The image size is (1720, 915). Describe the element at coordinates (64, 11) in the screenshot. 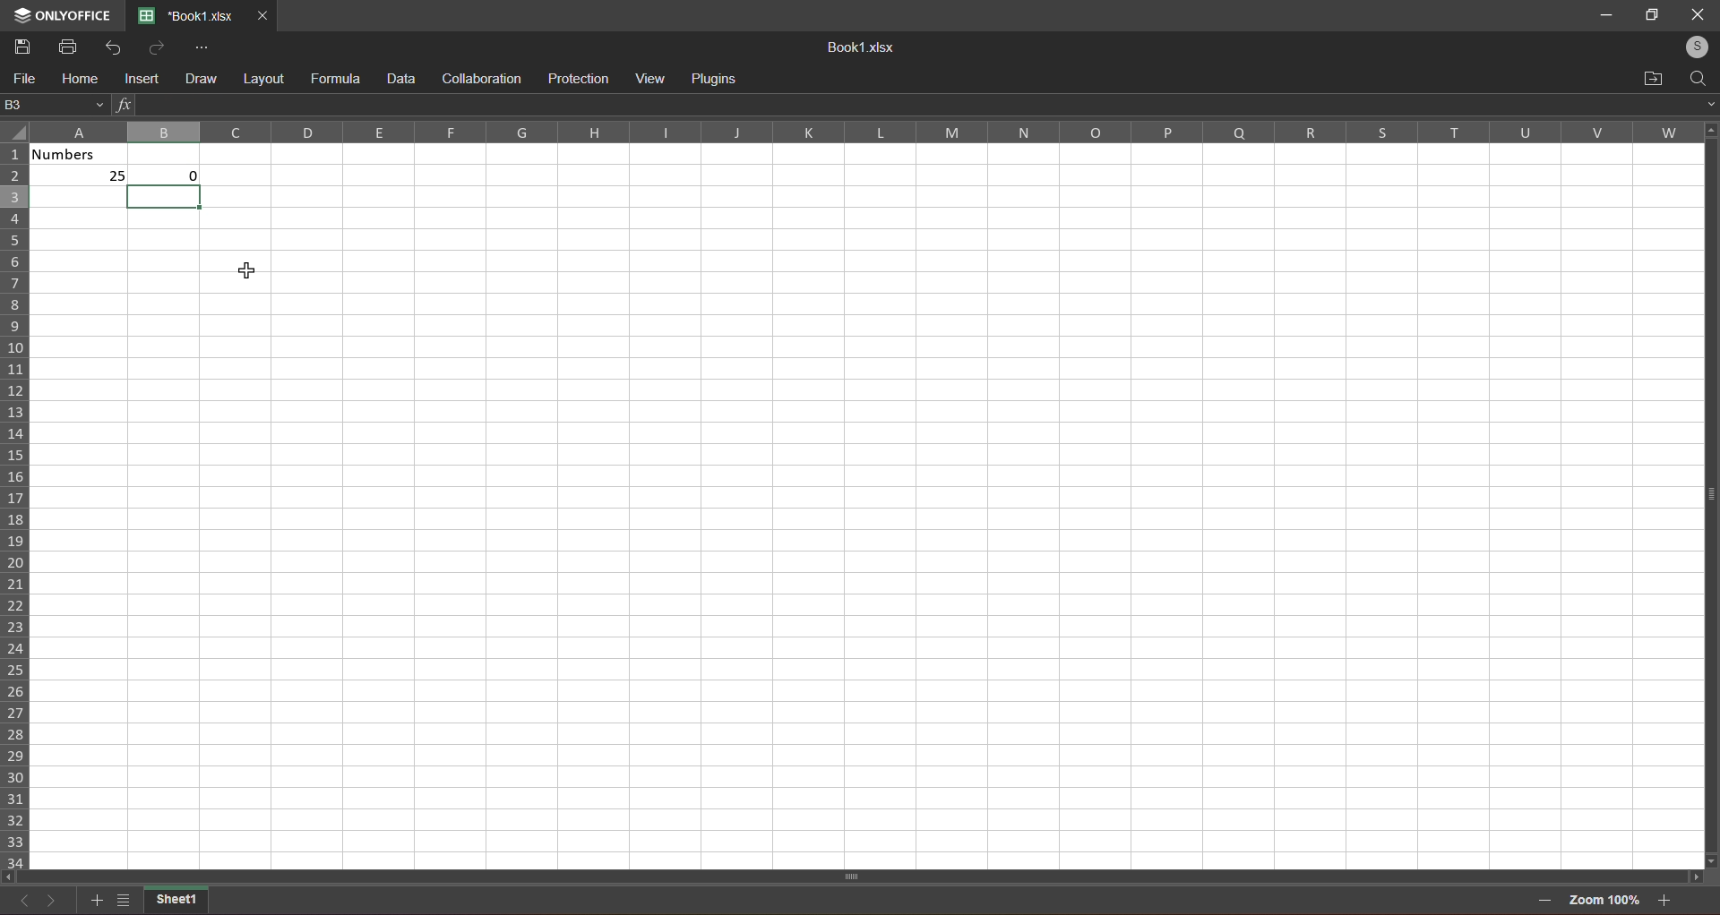

I see `onlyoffice` at that location.